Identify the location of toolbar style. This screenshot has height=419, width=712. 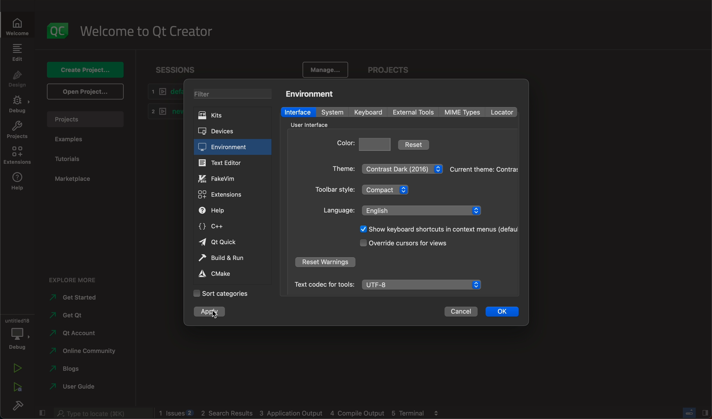
(367, 191).